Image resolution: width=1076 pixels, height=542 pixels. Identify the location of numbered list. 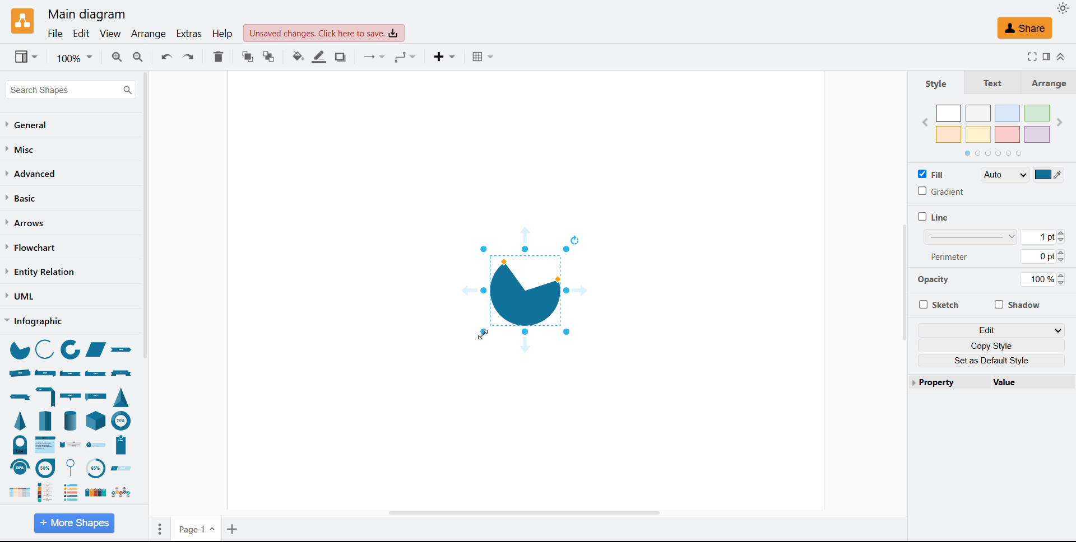
(71, 492).